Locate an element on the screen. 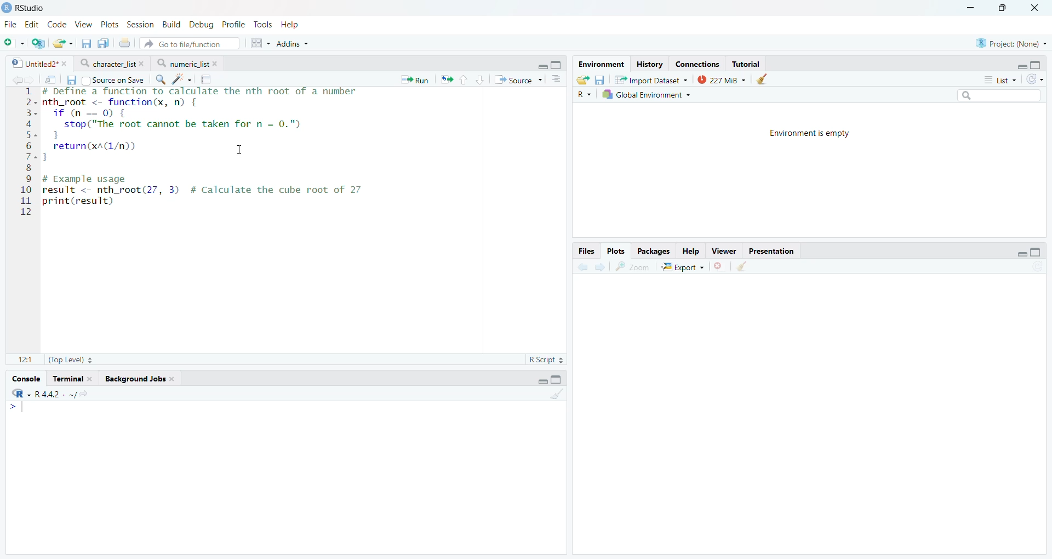 This screenshot has width=1052, height=559. Tools is located at coordinates (265, 25).